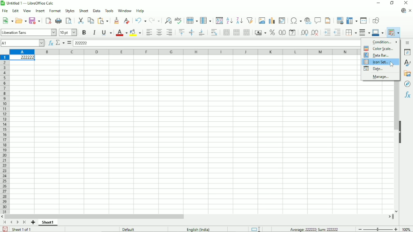  I want to click on Icon set, so click(377, 62).